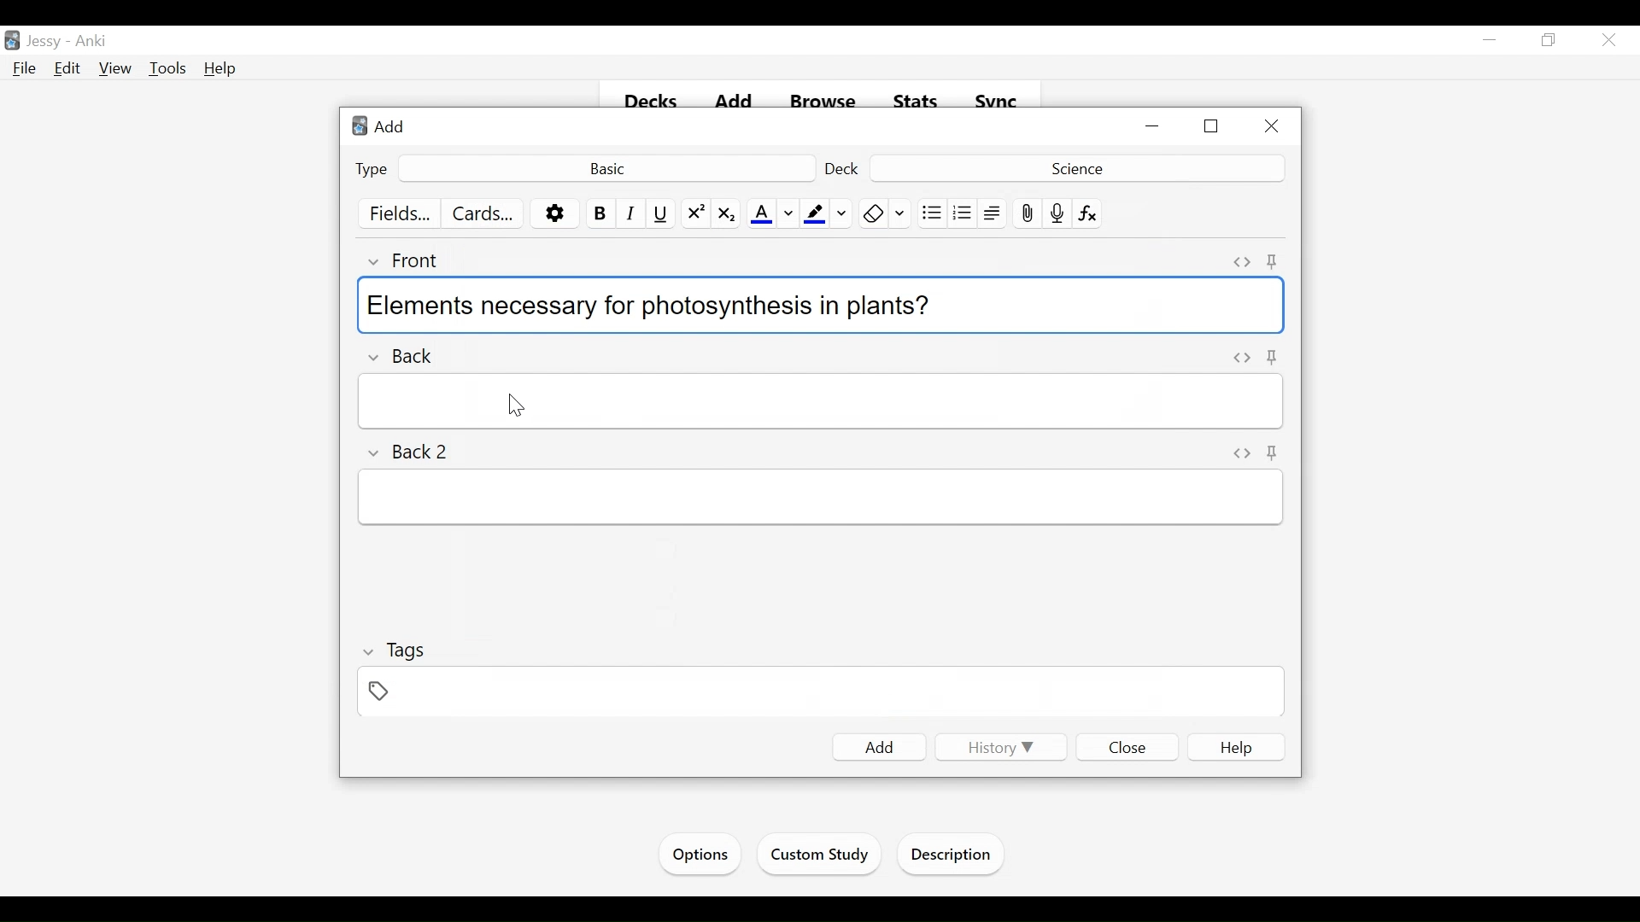 This screenshot has width=1640, height=922. I want to click on Text Color, so click(761, 214).